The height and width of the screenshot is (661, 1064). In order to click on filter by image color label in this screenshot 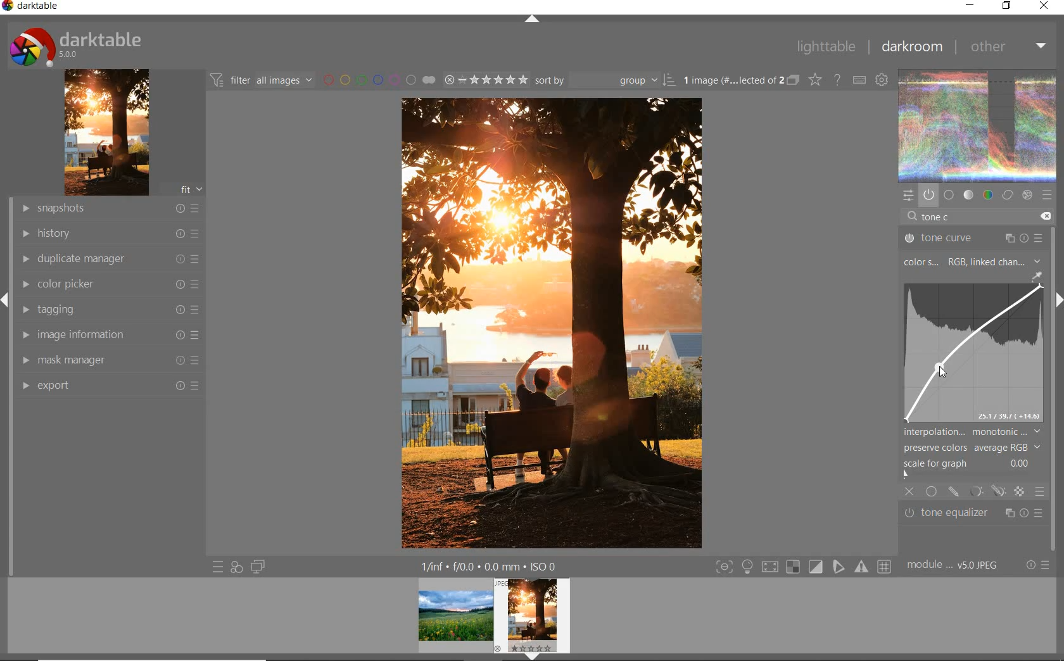, I will do `click(381, 79)`.